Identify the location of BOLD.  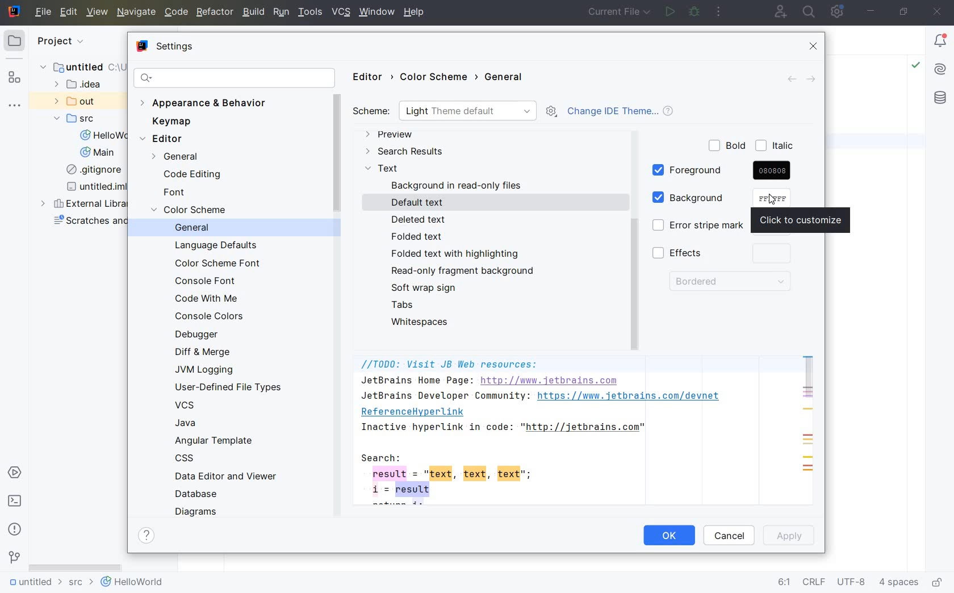
(728, 146).